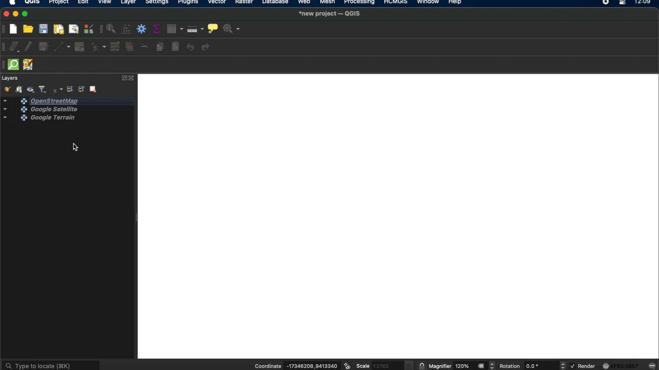  Describe the element at coordinates (79, 47) in the screenshot. I see `add record` at that location.